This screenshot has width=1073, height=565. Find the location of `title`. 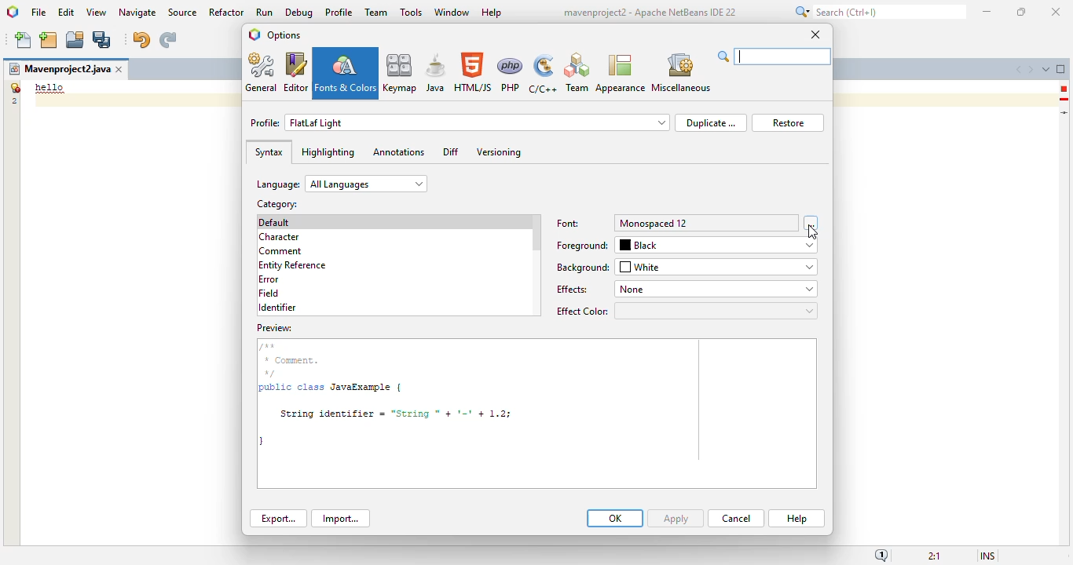

title is located at coordinates (649, 13).